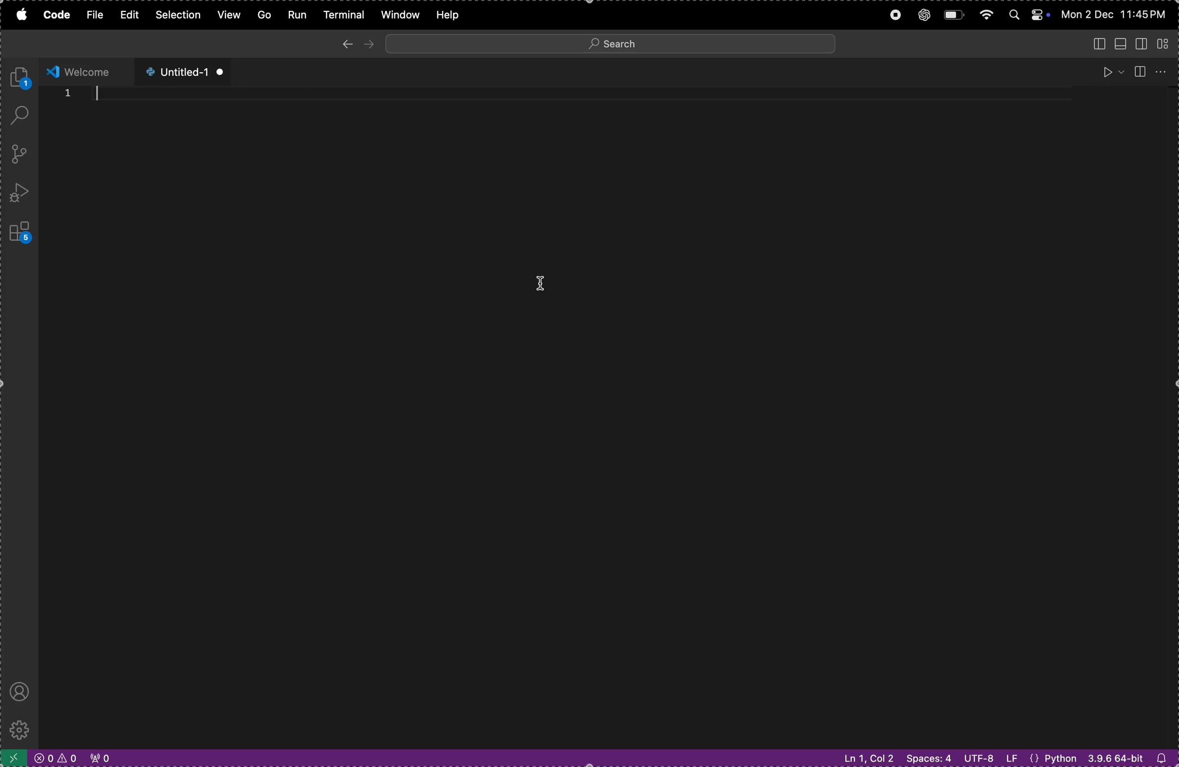  What do you see at coordinates (543, 285) in the screenshot?
I see `Cursor` at bounding box center [543, 285].